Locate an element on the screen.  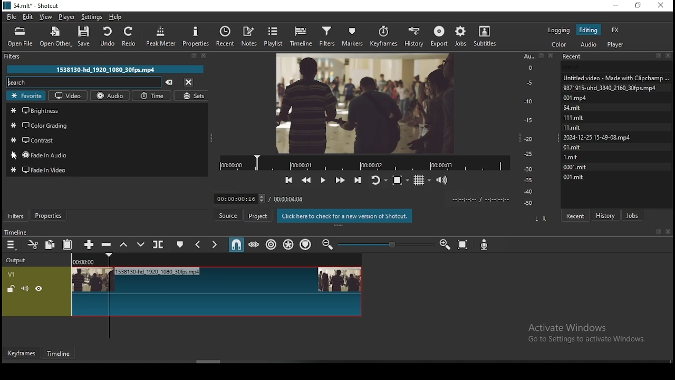
9871915-uhd_3840_2160_30fps.mp4 is located at coordinates (611, 87).